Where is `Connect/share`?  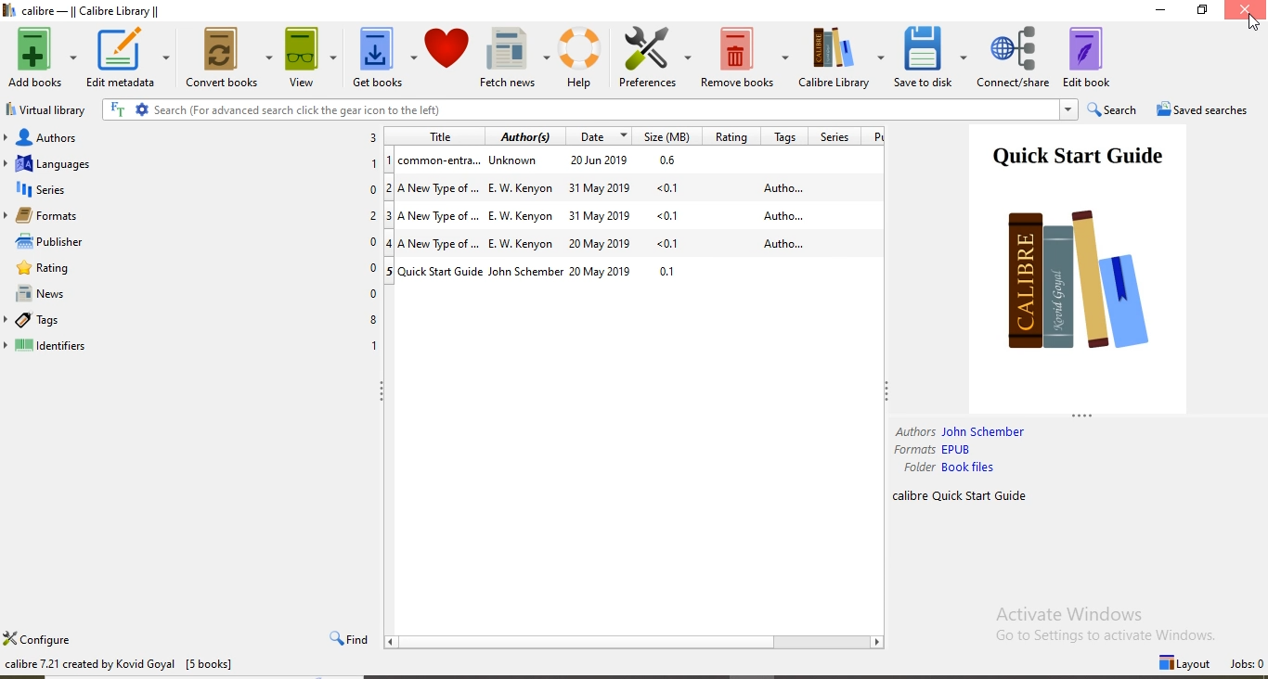
Connect/share is located at coordinates (1014, 58).